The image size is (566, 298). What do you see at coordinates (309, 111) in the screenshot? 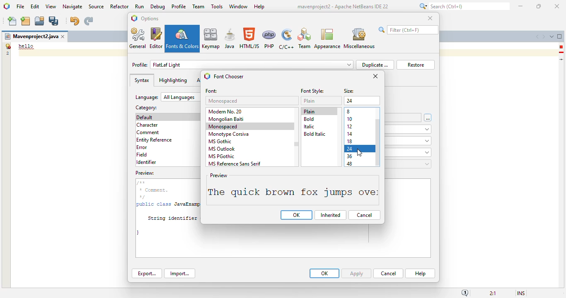
I see `plain` at bounding box center [309, 111].